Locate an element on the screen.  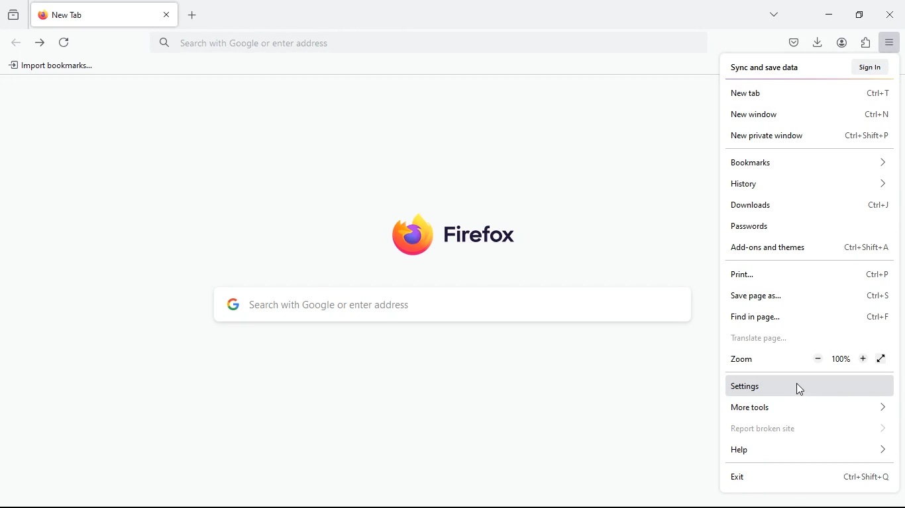
history is located at coordinates (13, 17).